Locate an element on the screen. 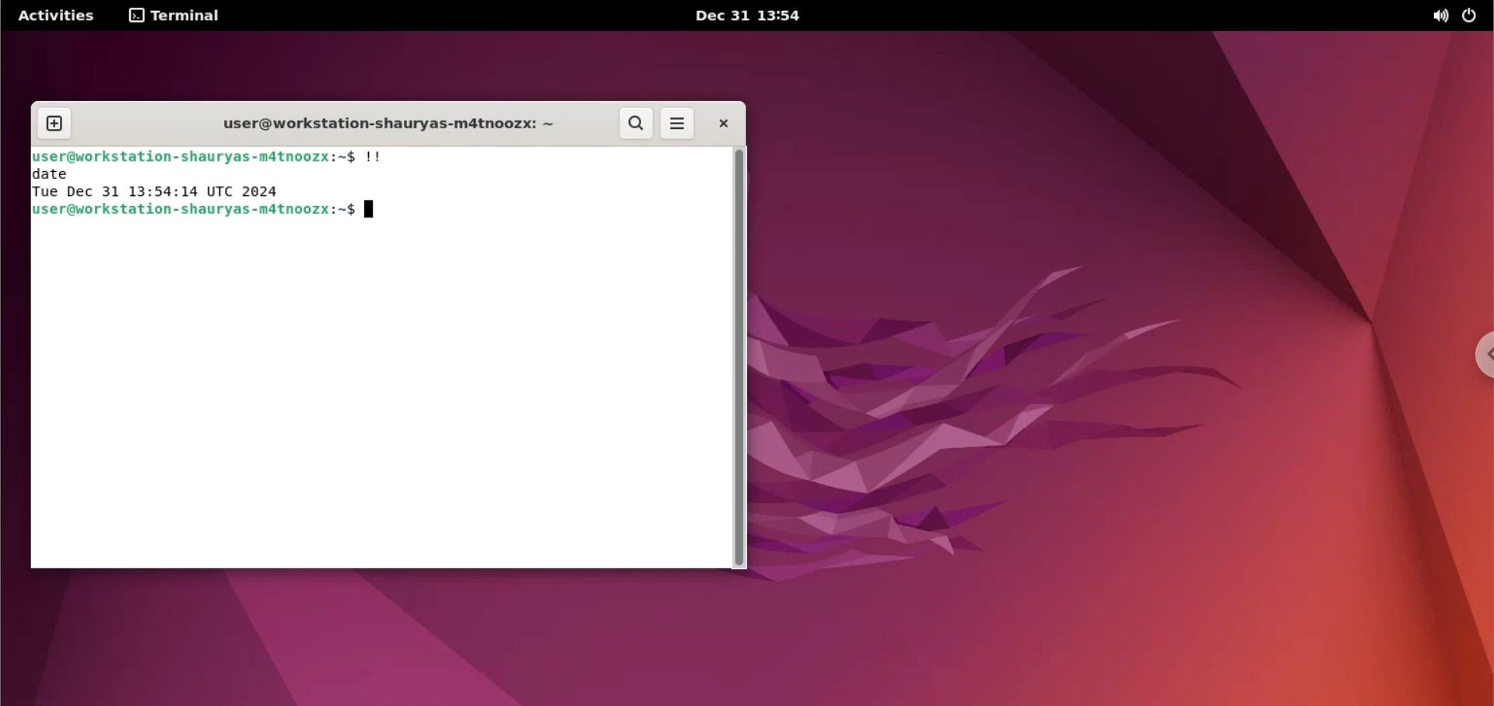 The width and height of the screenshot is (1494, 706). power options is located at coordinates (1473, 15).